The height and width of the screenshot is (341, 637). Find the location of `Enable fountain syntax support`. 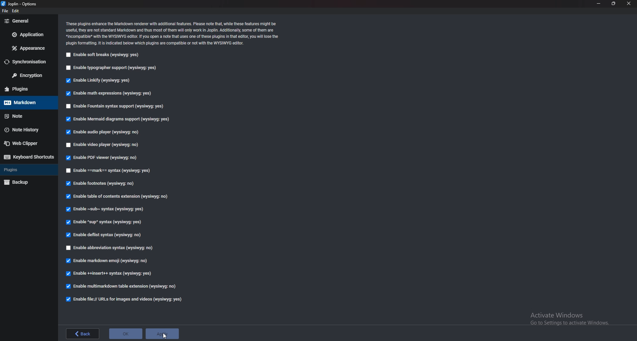

Enable fountain syntax support is located at coordinates (115, 106).